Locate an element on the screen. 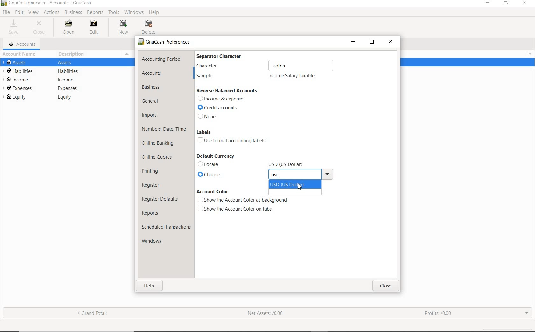   is located at coordinates (3, 4).